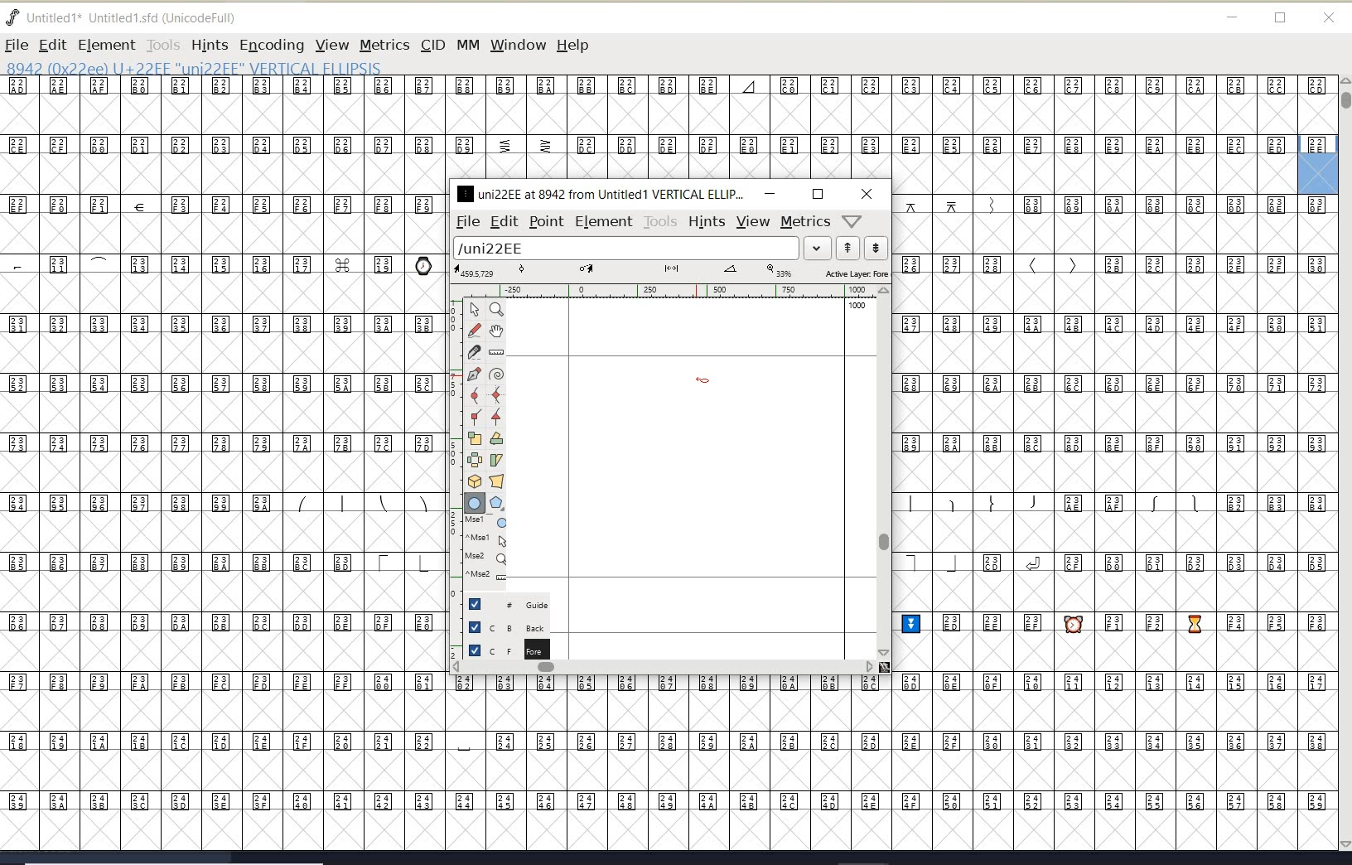  Describe the element at coordinates (496, 309) in the screenshot. I see `magnify` at that location.